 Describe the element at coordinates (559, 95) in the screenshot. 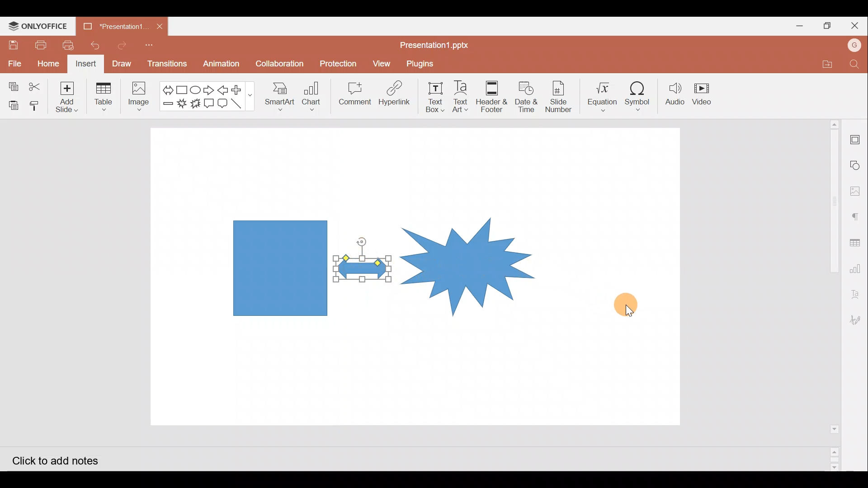

I see `Slide number` at that location.